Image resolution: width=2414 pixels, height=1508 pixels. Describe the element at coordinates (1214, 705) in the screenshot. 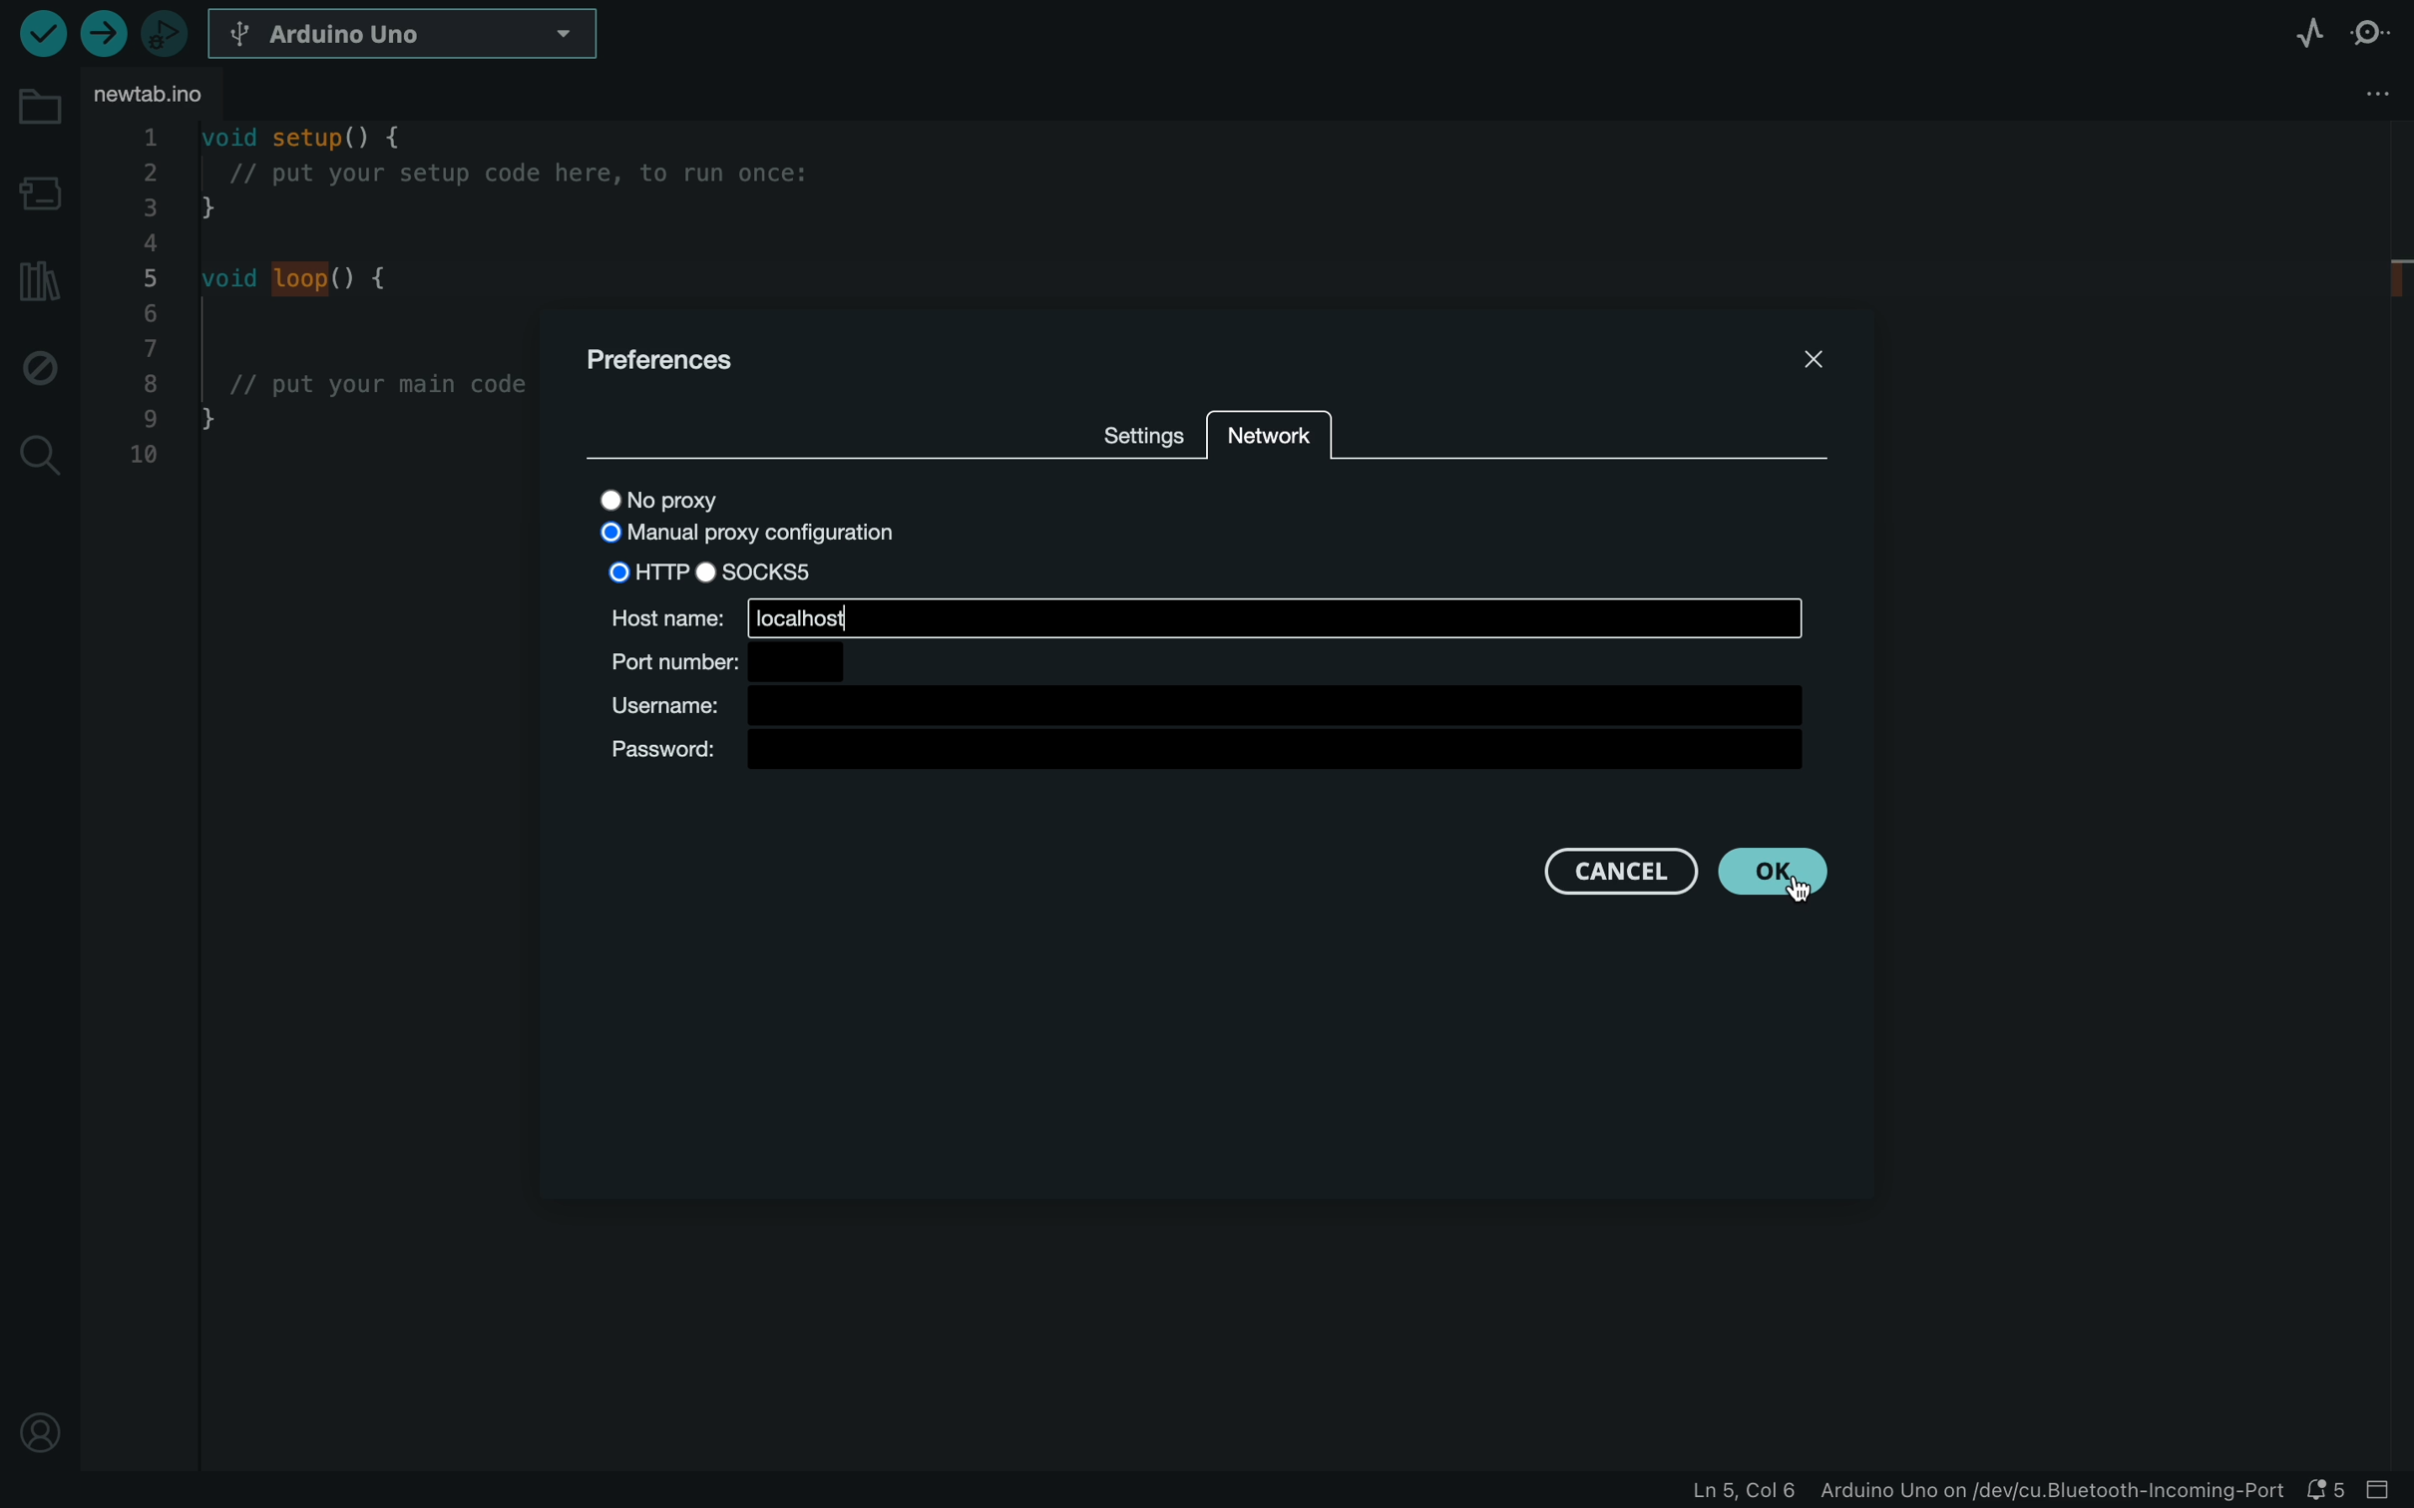

I see `username` at that location.